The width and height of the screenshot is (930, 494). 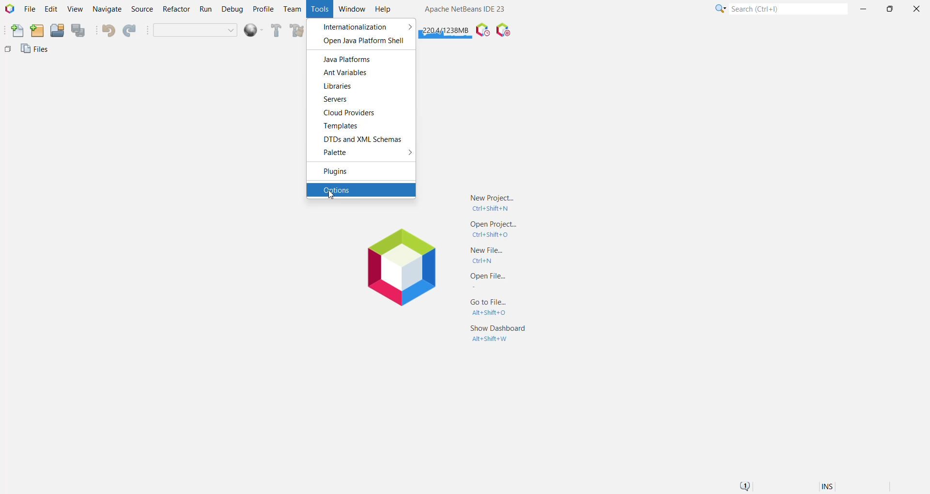 I want to click on Application Logo, so click(x=397, y=263).